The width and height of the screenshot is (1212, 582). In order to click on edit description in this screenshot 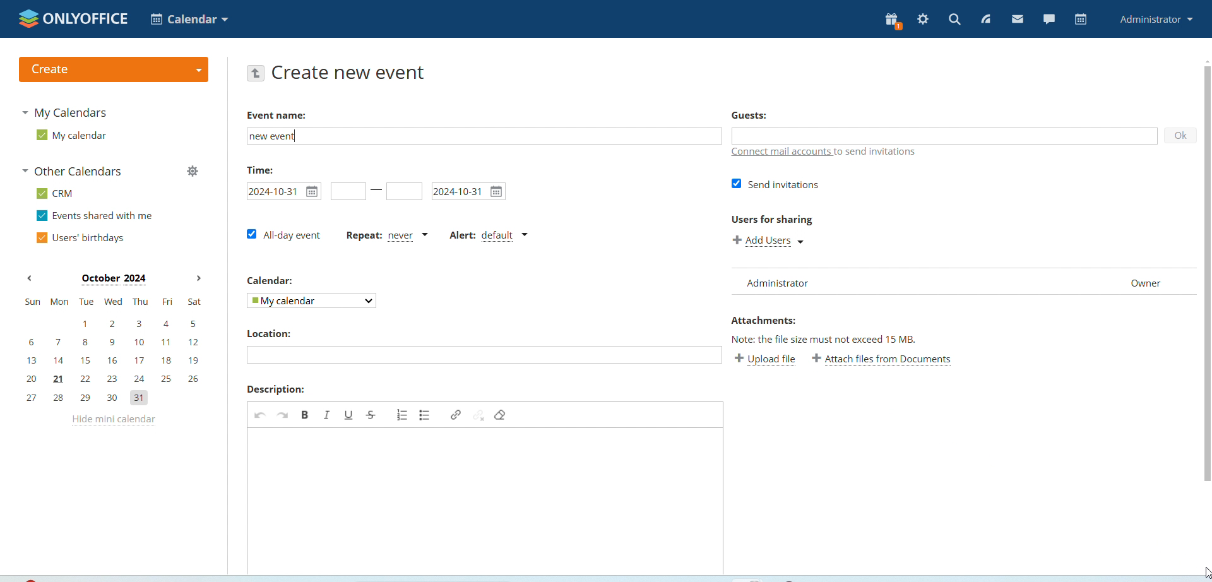, I will do `click(484, 501)`.